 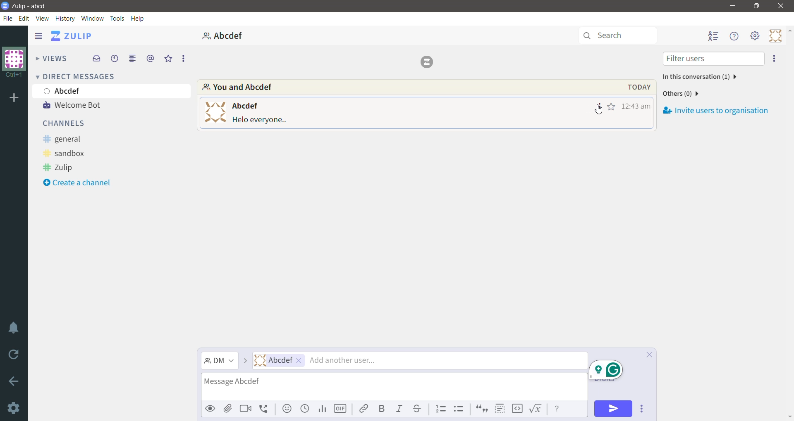 I want to click on Mentions, so click(x=150, y=58).